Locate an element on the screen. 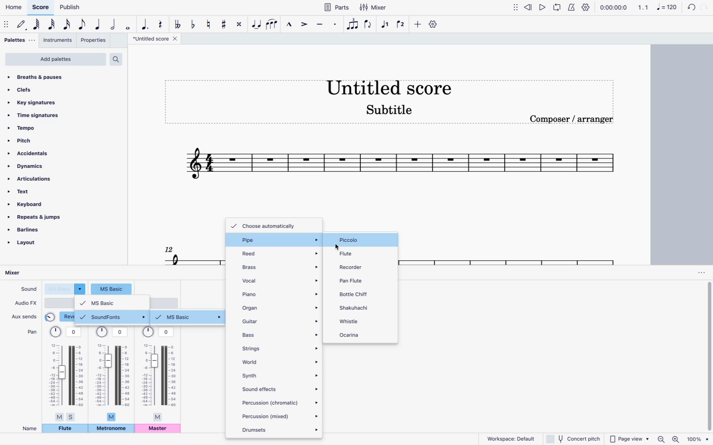 This screenshot has height=445, width=713. articulations is located at coordinates (32, 180).